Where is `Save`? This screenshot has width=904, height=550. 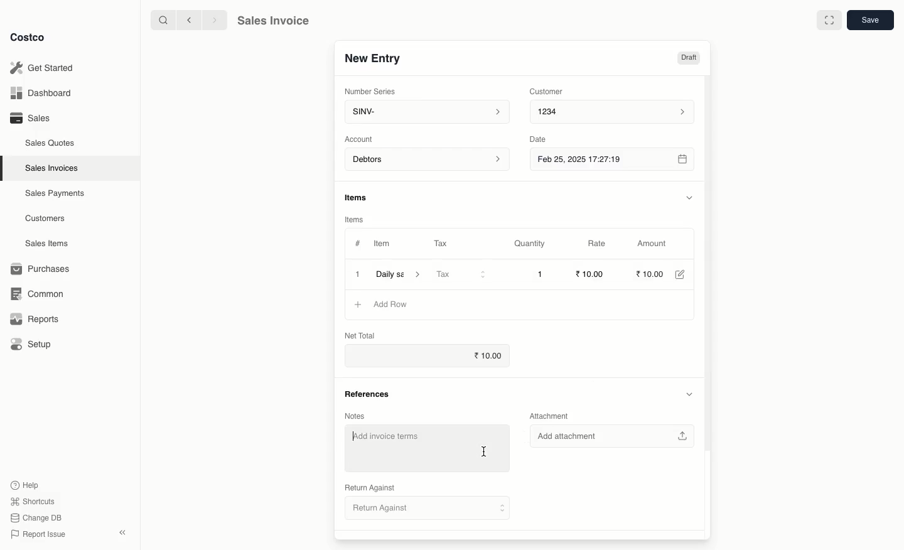
Save is located at coordinates (871, 20).